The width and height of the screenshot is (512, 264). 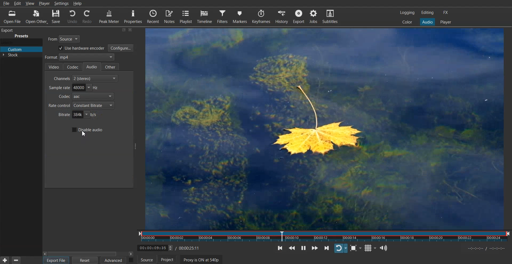 What do you see at coordinates (133, 17) in the screenshot?
I see `Properties` at bounding box center [133, 17].